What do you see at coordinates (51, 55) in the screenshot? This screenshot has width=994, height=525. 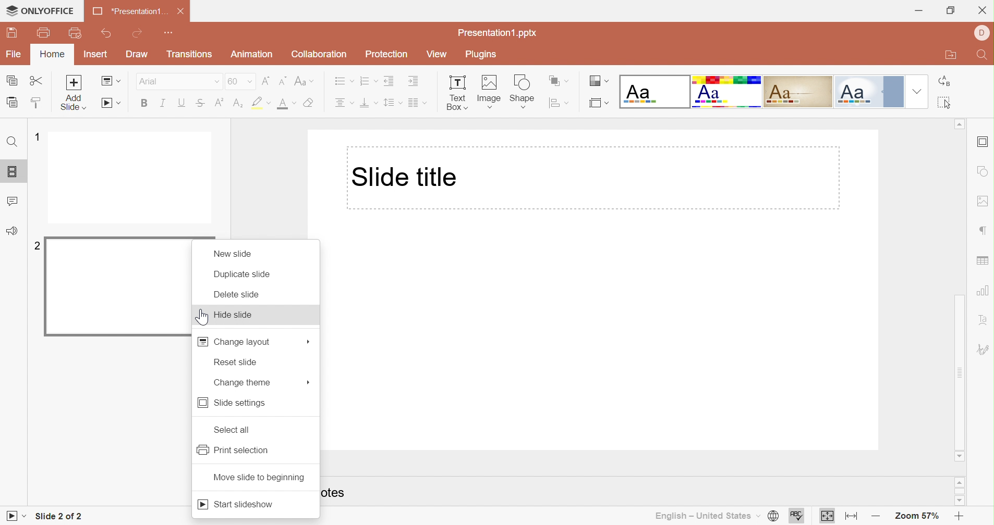 I see `Home` at bounding box center [51, 55].